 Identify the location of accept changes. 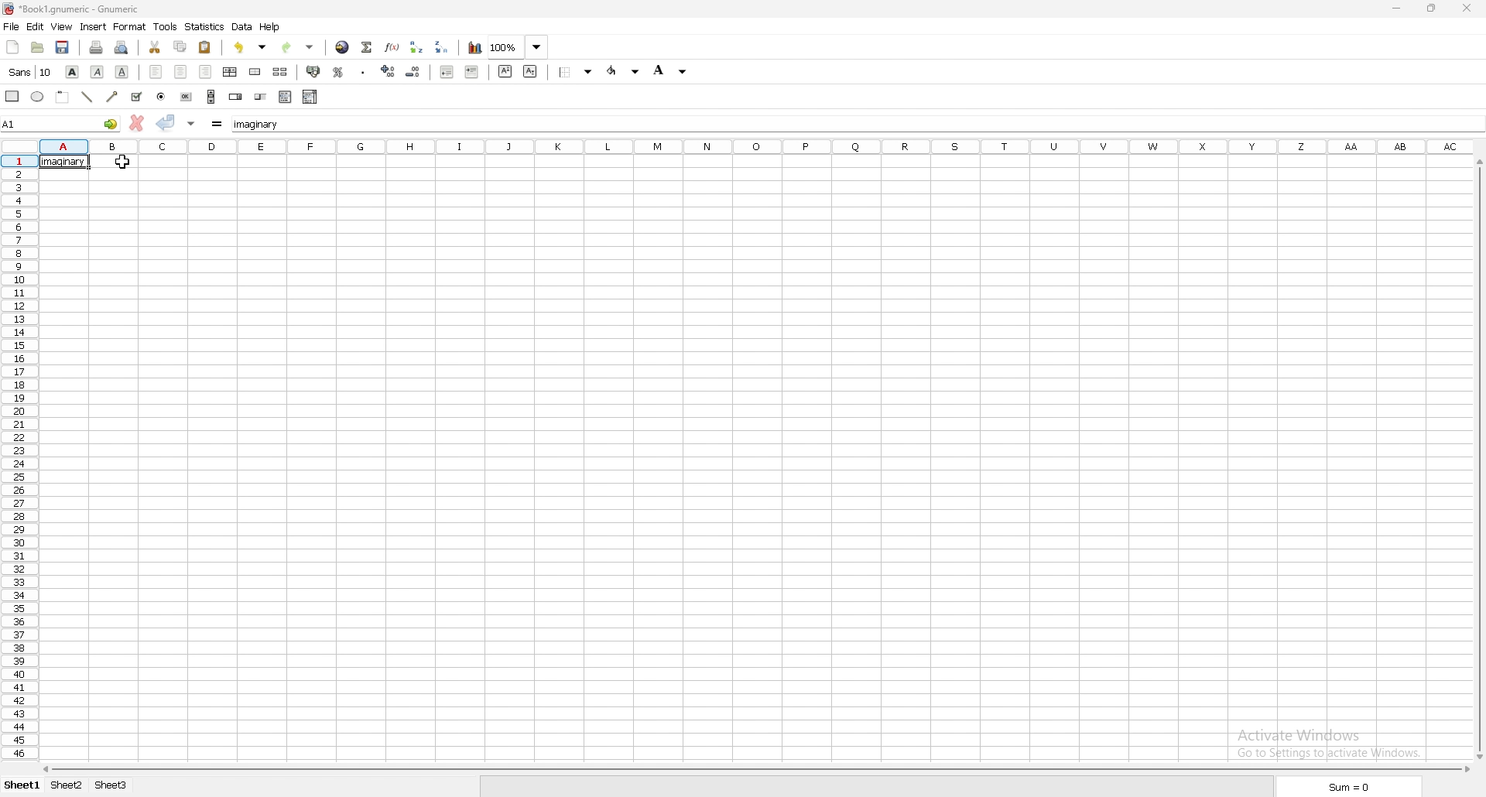
(166, 121).